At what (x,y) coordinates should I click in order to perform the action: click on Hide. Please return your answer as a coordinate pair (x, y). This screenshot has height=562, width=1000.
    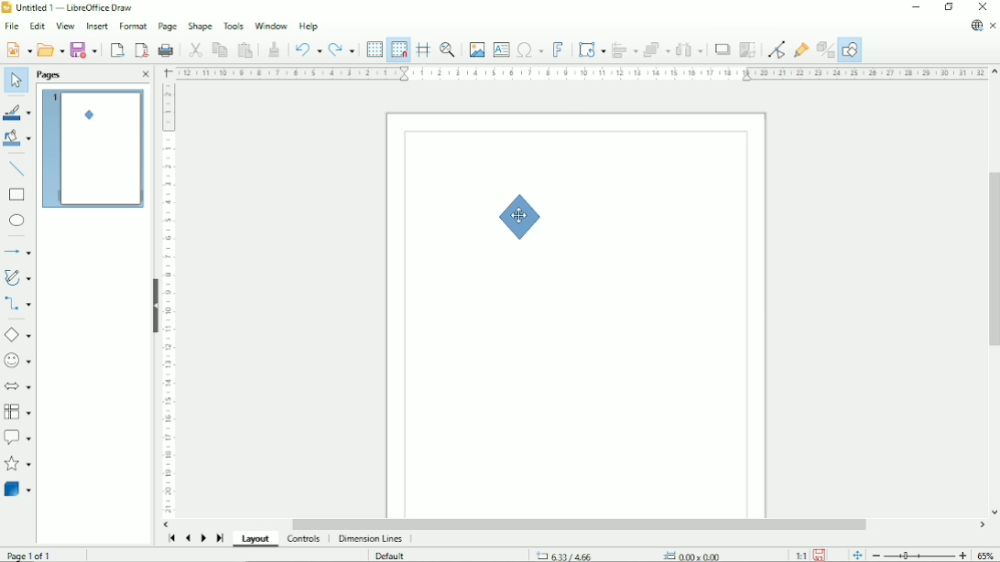
    Looking at the image, I should click on (154, 306).